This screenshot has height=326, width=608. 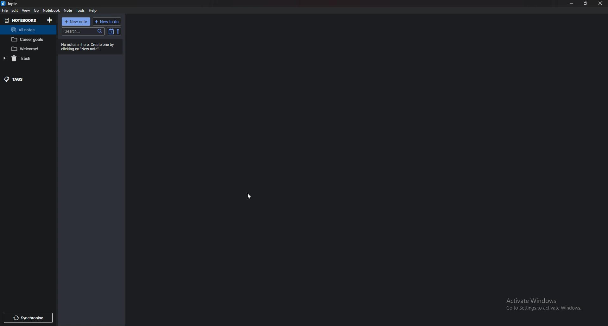 I want to click on tags, so click(x=21, y=79).